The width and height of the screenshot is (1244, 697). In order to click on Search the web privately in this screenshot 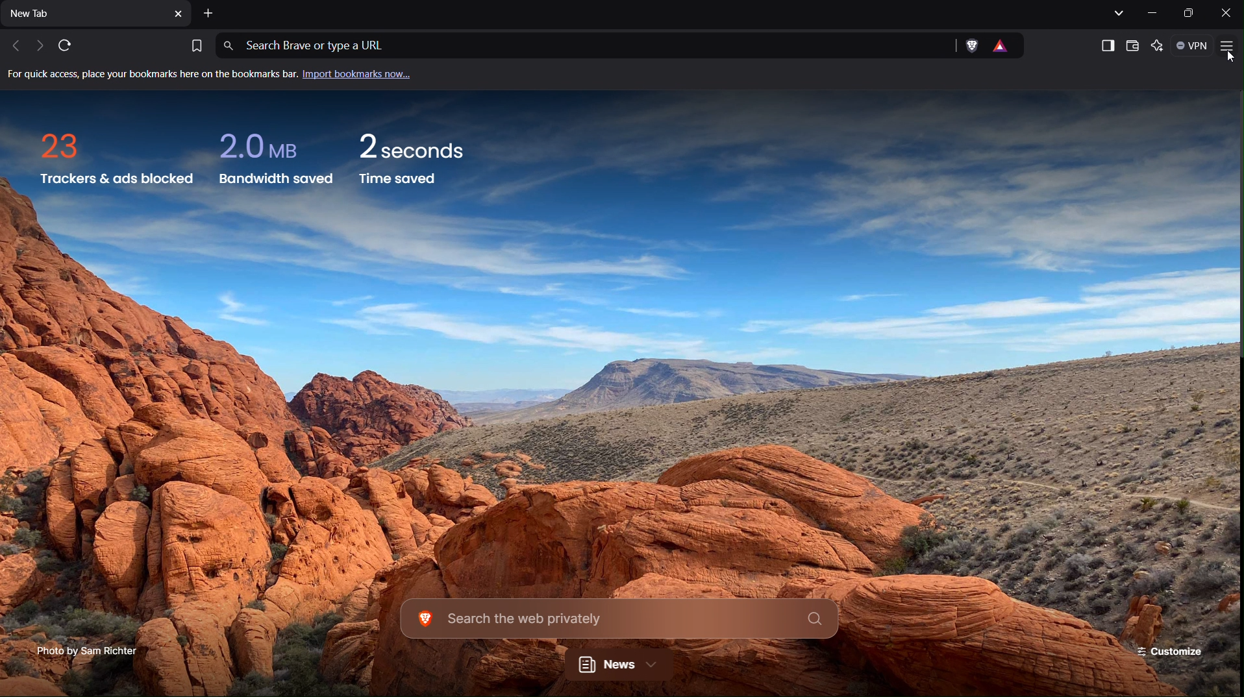, I will do `click(619, 617)`.